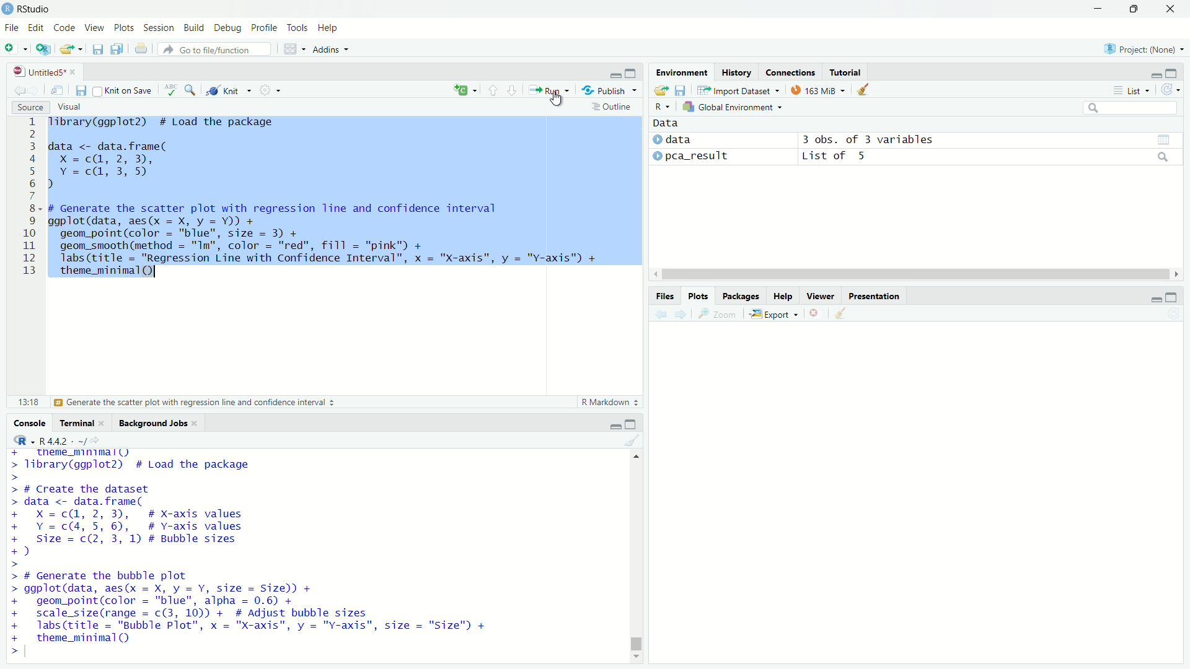  Describe the element at coordinates (791, 72) in the screenshot. I see `Connections` at that location.